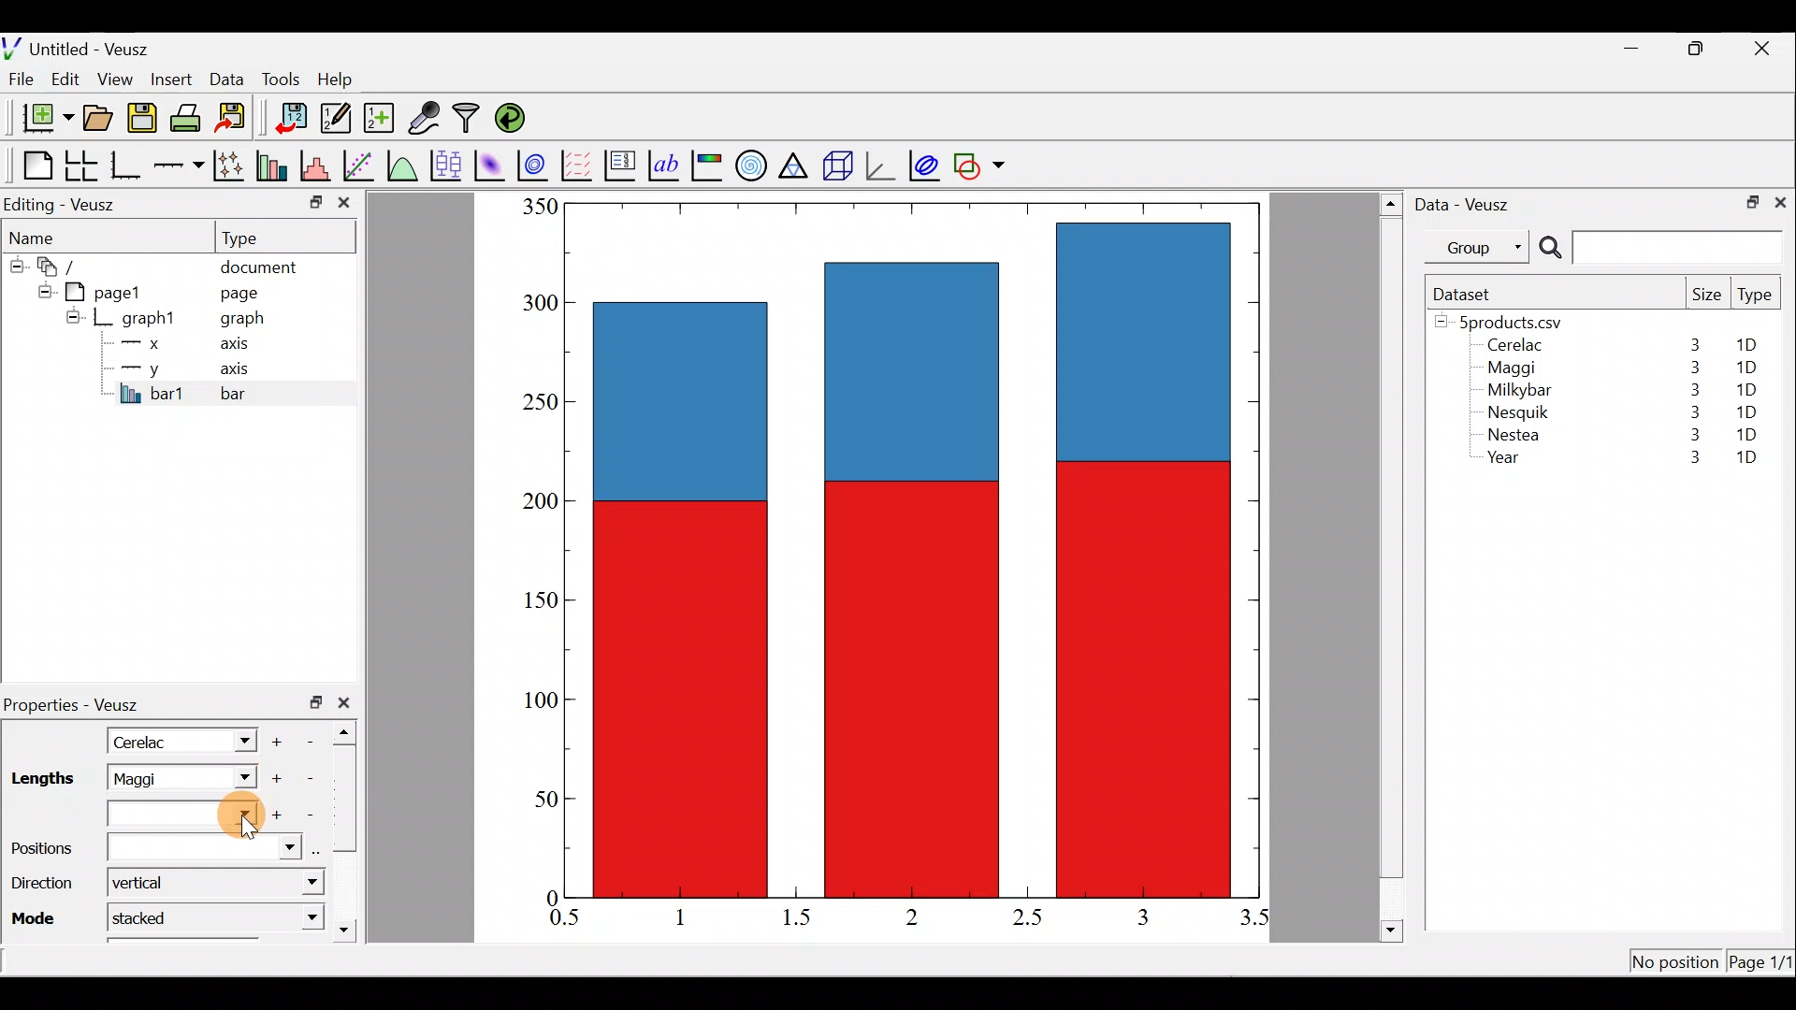 Image resolution: width=1796 pixels, height=1010 pixels. What do you see at coordinates (926, 164) in the screenshot?
I see `plot covariance ellipses` at bounding box center [926, 164].